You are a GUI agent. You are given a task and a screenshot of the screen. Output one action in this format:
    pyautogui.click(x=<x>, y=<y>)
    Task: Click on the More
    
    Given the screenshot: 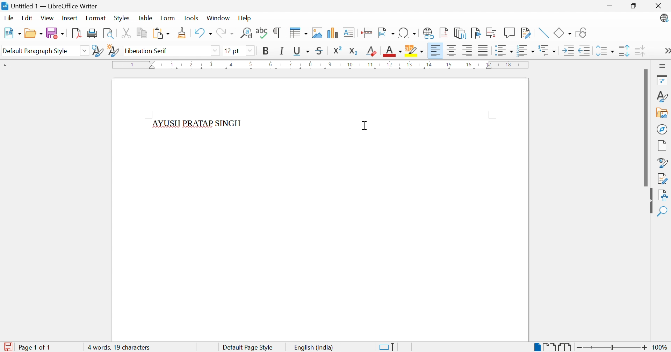 What is the action you would take?
    pyautogui.click(x=666, y=51)
    